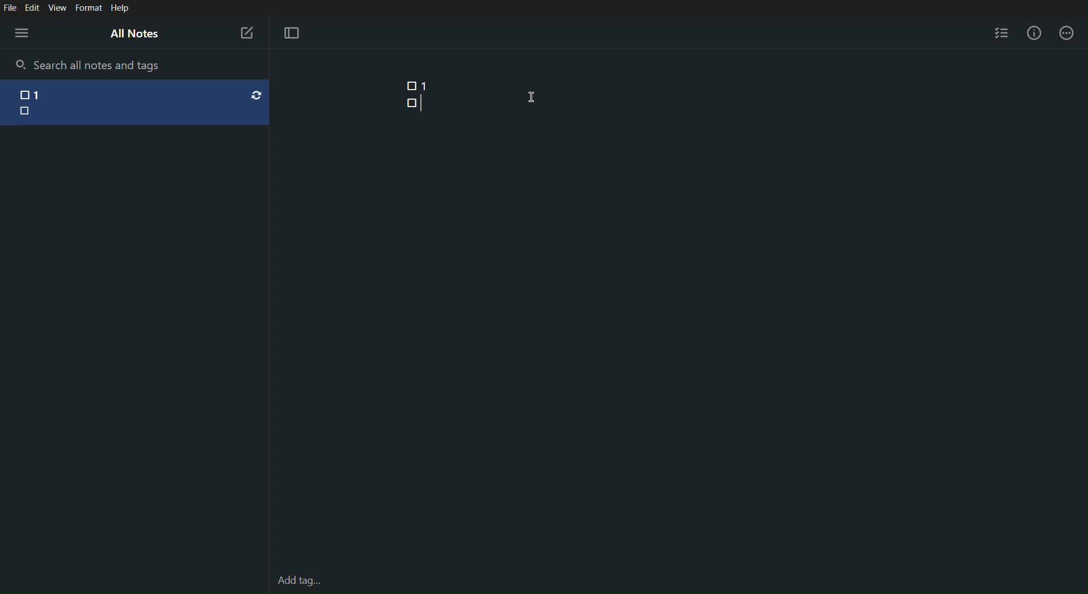 The image size is (1088, 594). What do you see at coordinates (101, 65) in the screenshot?
I see `Search all notes and tags` at bounding box center [101, 65].